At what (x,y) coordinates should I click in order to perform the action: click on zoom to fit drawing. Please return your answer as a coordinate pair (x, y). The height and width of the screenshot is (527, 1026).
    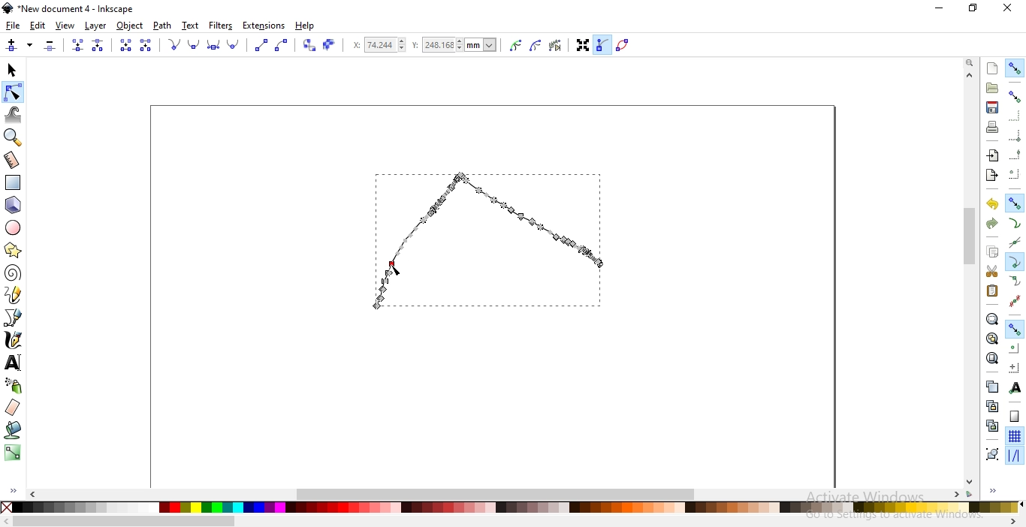
    Looking at the image, I should click on (991, 337).